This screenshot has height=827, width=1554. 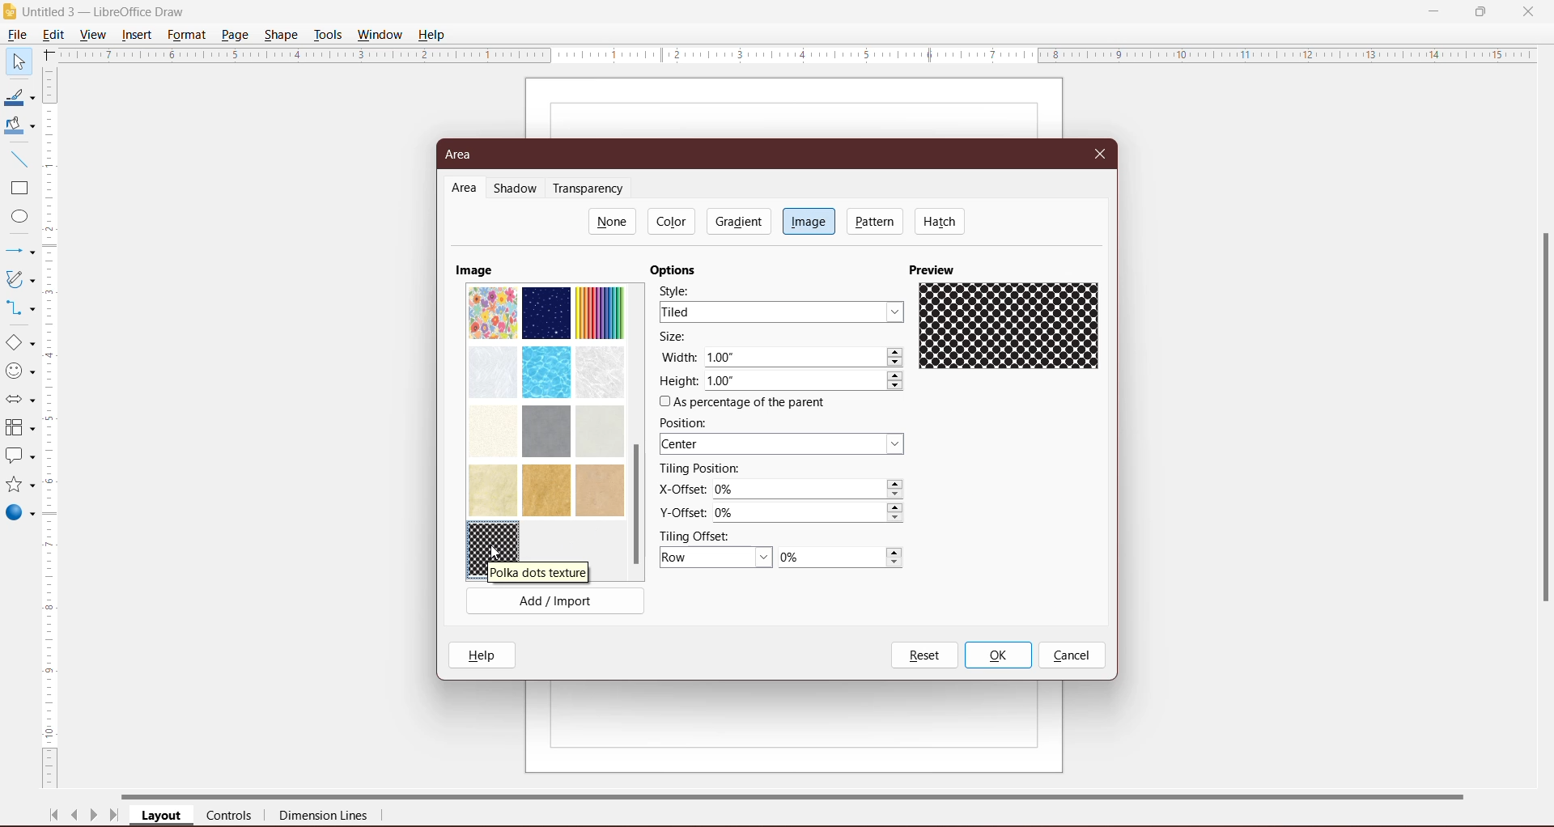 What do you see at coordinates (613, 221) in the screenshot?
I see `None` at bounding box center [613, 221].